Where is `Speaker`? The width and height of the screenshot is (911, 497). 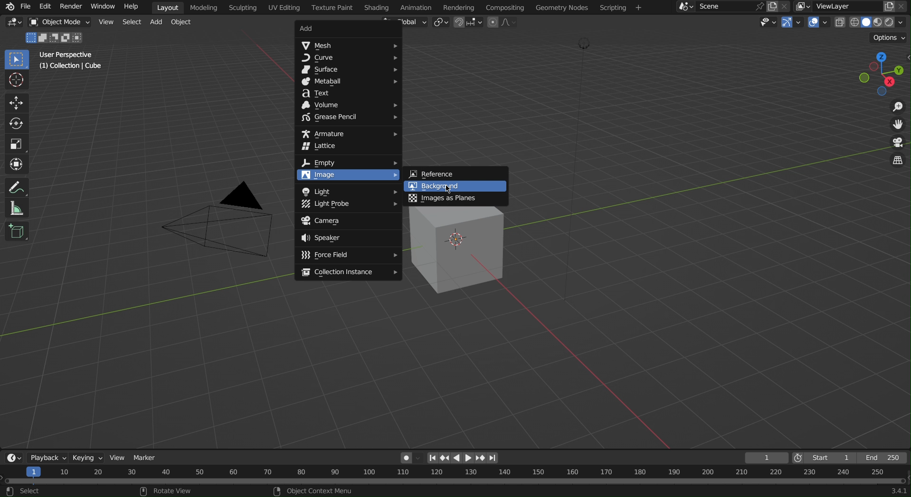
Speaker is located at coordinates (348, 238).